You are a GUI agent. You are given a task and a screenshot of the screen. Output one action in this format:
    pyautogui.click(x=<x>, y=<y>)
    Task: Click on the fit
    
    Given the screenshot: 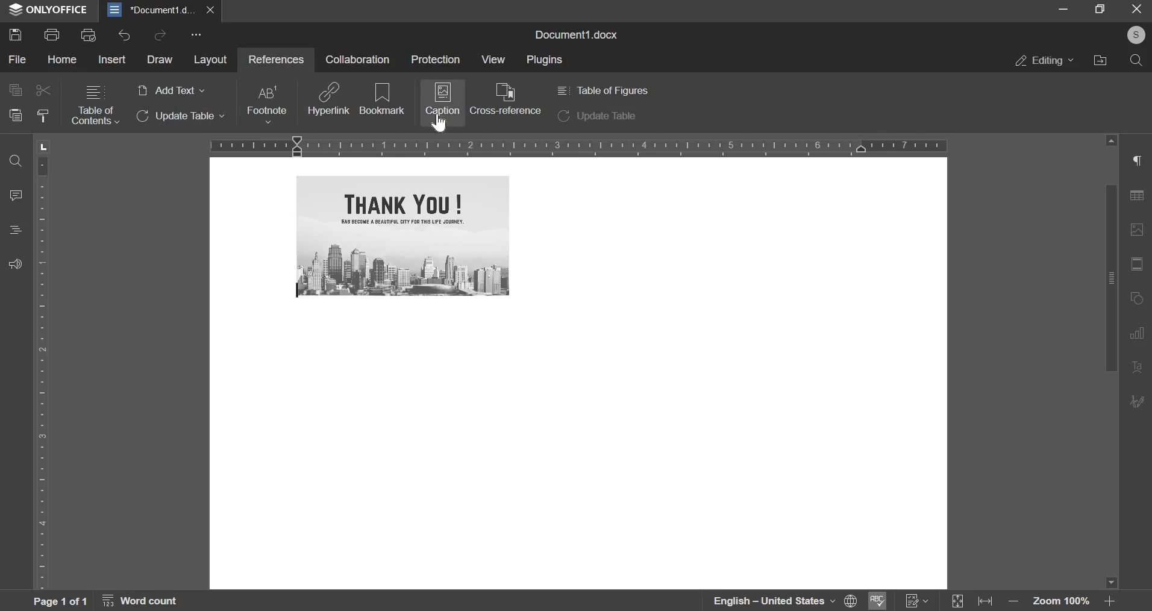 What is the action you would take?
    pyautogui.click(x=1139, y=265)
    